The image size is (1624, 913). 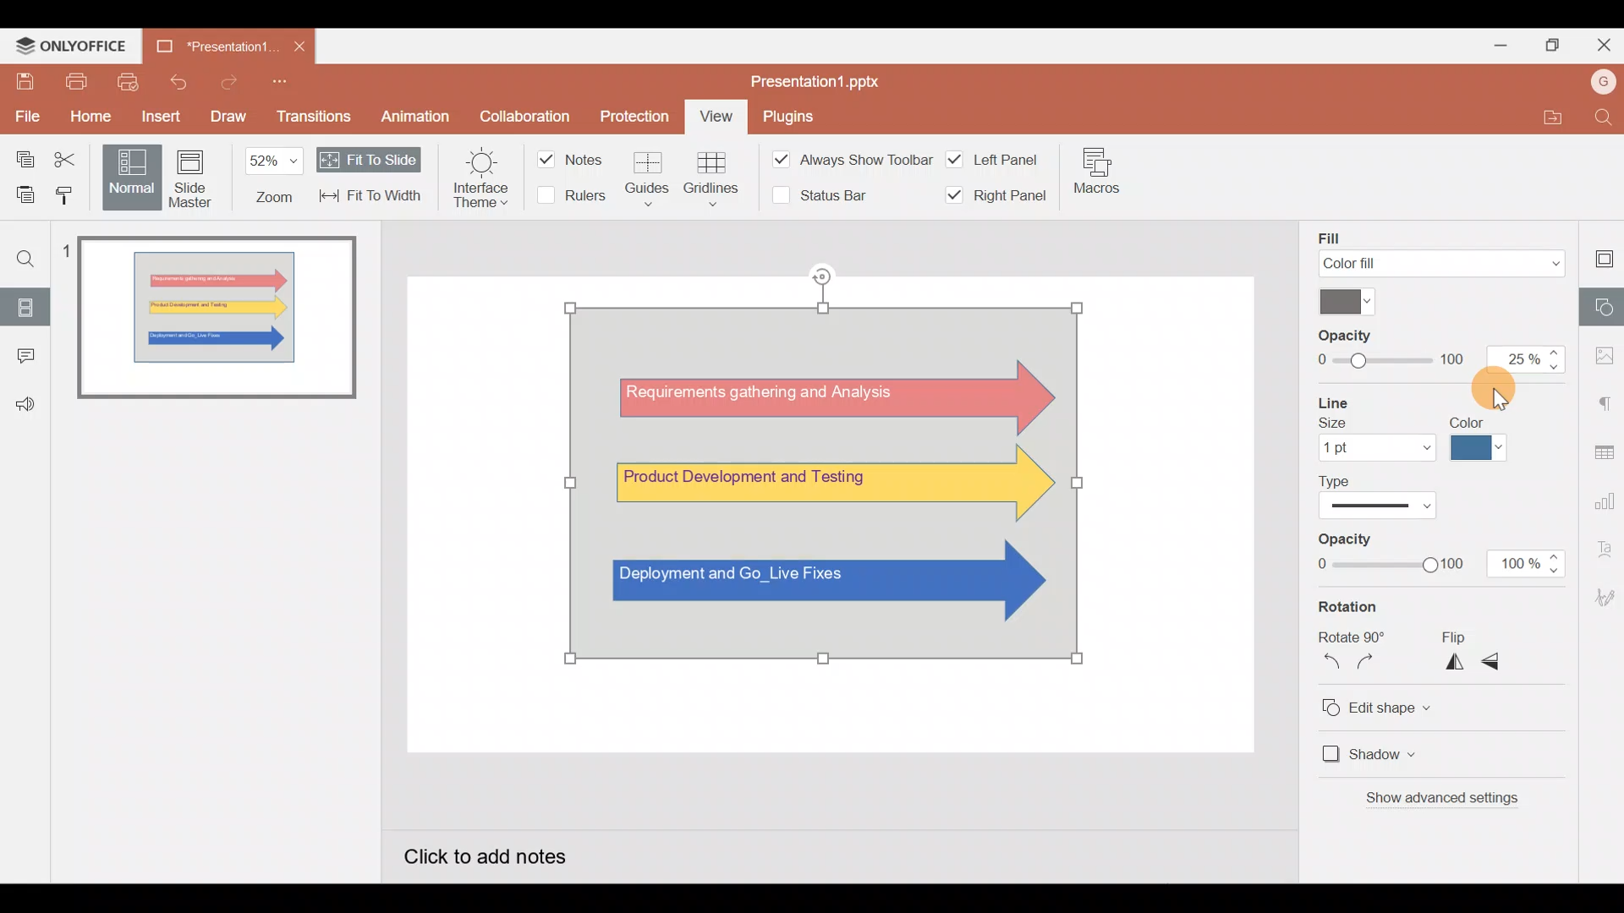 I want to click on Save, so click(x=20, y=79).